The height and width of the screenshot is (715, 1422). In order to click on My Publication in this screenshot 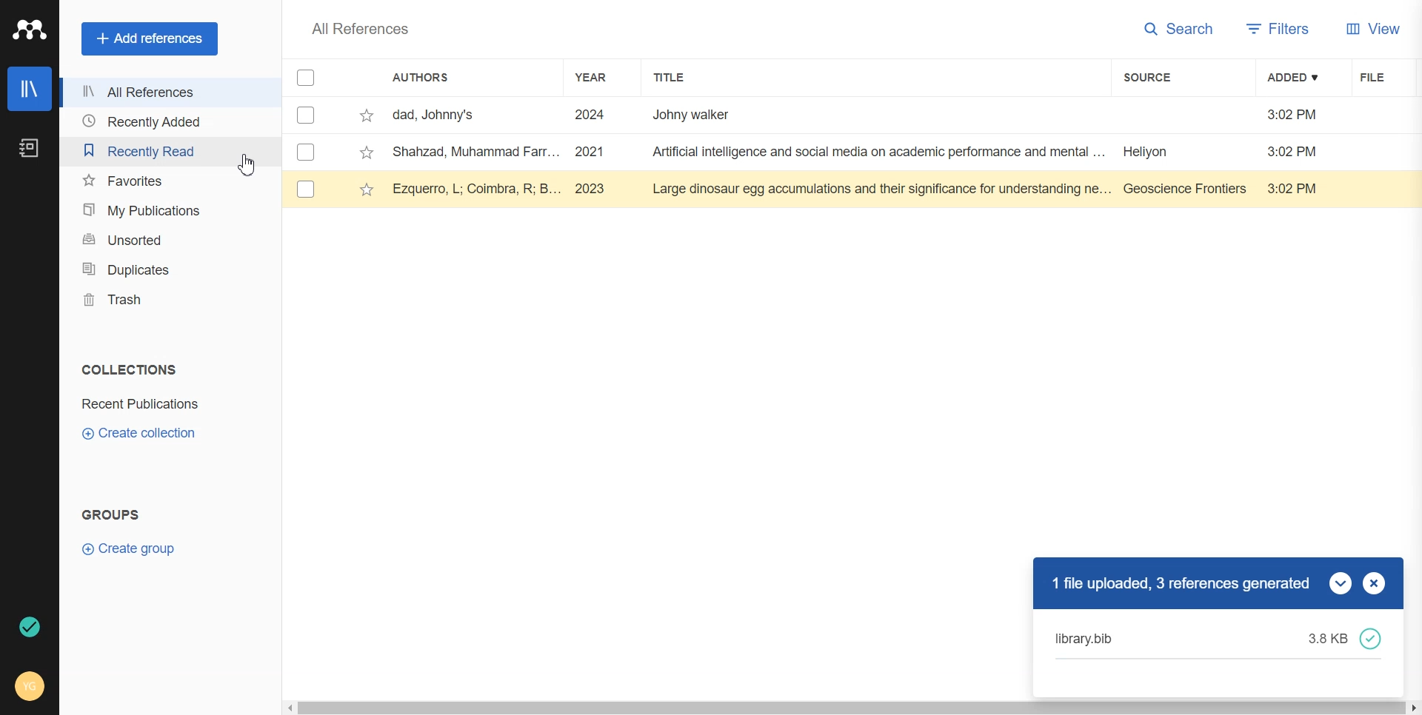, I will do `click(167, 206)`.